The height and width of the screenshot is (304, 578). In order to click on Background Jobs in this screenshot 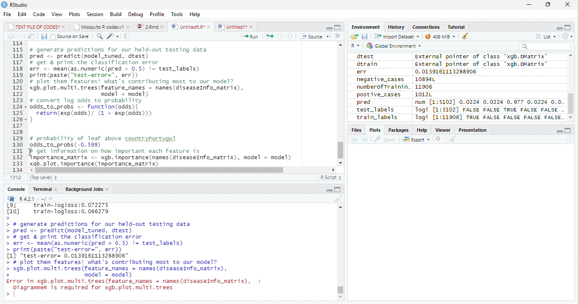, I will do `click(87, 189)`.